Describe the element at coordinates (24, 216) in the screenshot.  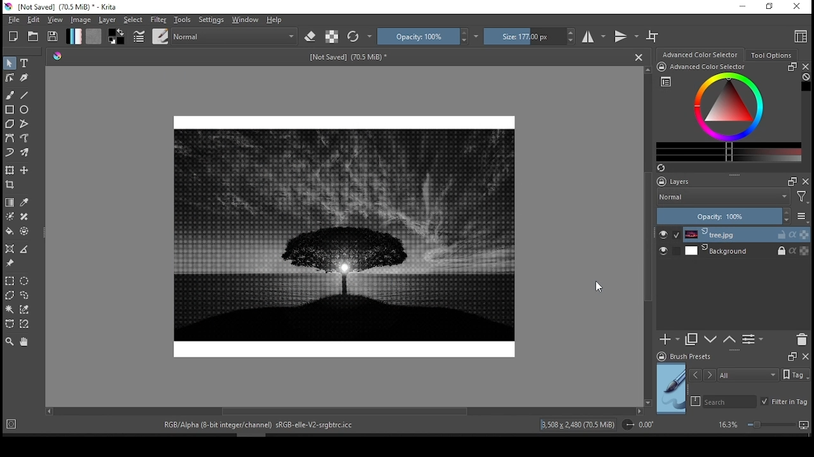
I see `smart patch tool` at that location.